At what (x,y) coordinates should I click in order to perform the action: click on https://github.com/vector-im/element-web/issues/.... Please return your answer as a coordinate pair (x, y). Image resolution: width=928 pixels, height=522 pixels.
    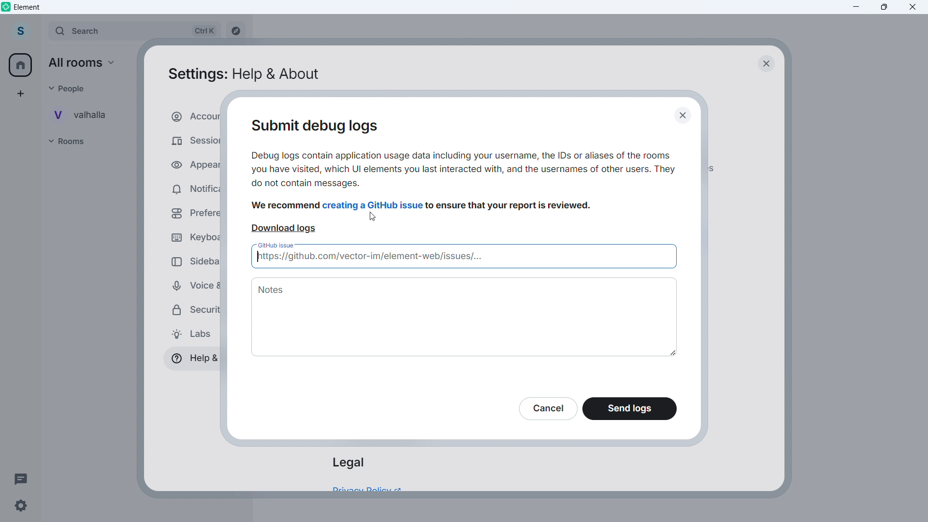
    Looking at the image, I should click on (464, 258).